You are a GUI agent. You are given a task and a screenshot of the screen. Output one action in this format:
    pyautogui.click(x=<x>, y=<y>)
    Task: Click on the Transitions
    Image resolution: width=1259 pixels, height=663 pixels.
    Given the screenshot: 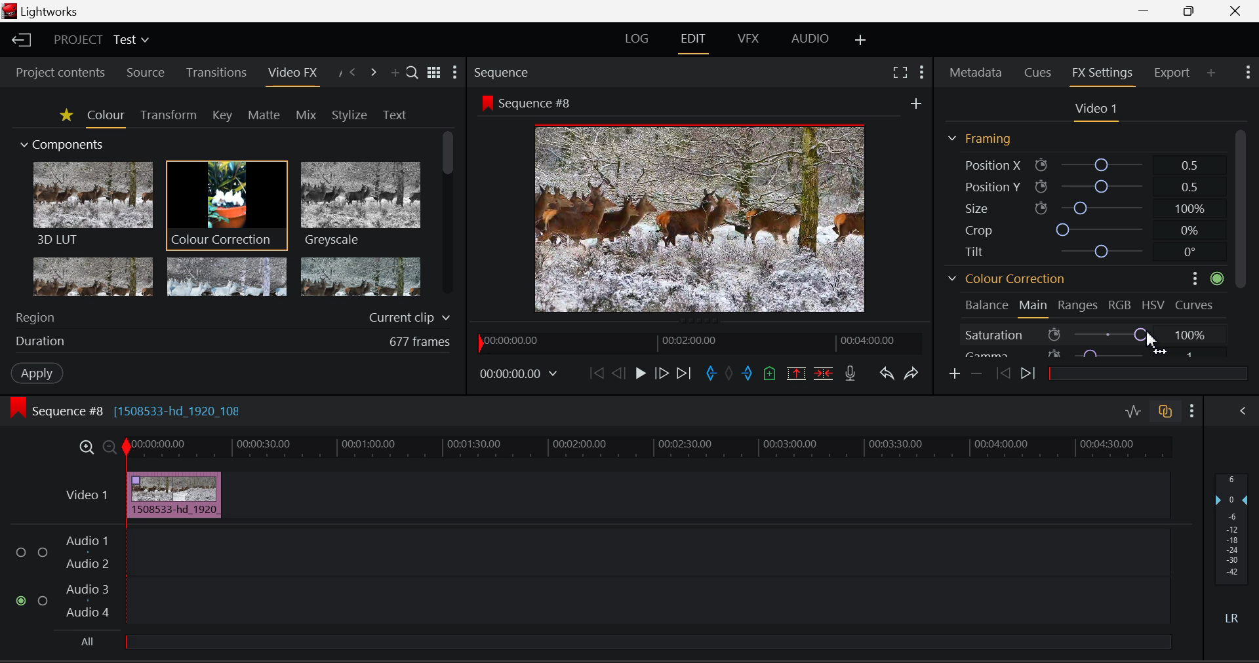 What is the action you would take?
    pyautogui.click(x=216, y=72)
    